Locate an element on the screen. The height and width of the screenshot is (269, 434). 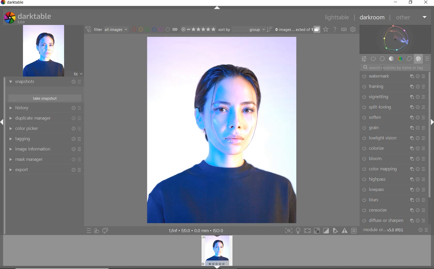
RESTORE is located at coordinates (412, 3).